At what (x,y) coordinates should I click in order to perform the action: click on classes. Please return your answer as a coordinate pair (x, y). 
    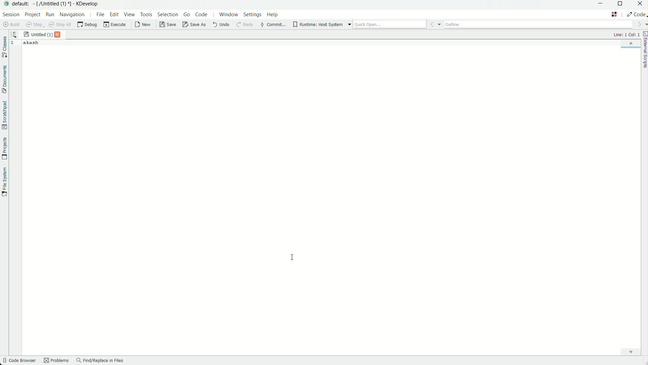
    Looking at the image, I should click on (4, 48).